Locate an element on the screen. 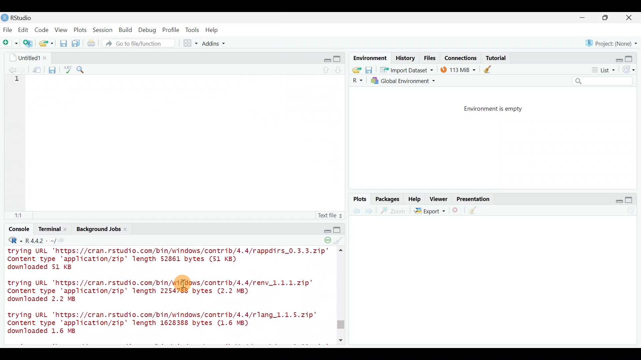 The width and height of the screenshot is (641, 360). Tools is located at coordinates (193, 30).